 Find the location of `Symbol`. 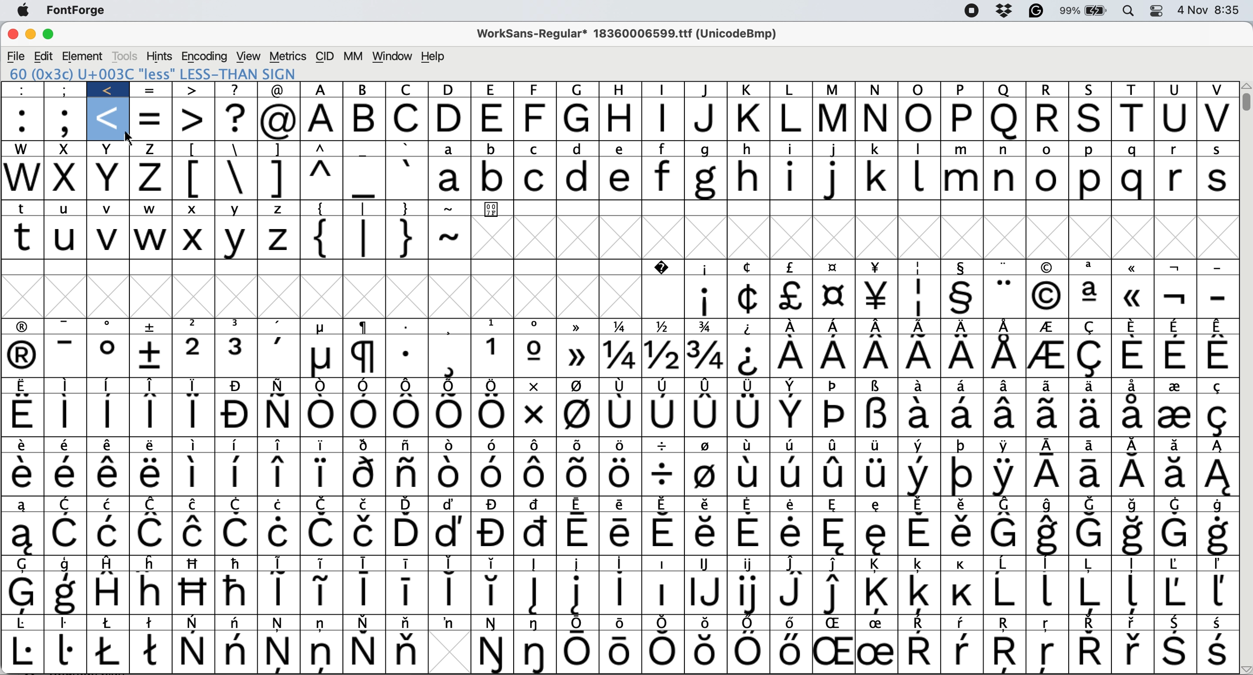

Symbol is located at coordinates (451, 504).